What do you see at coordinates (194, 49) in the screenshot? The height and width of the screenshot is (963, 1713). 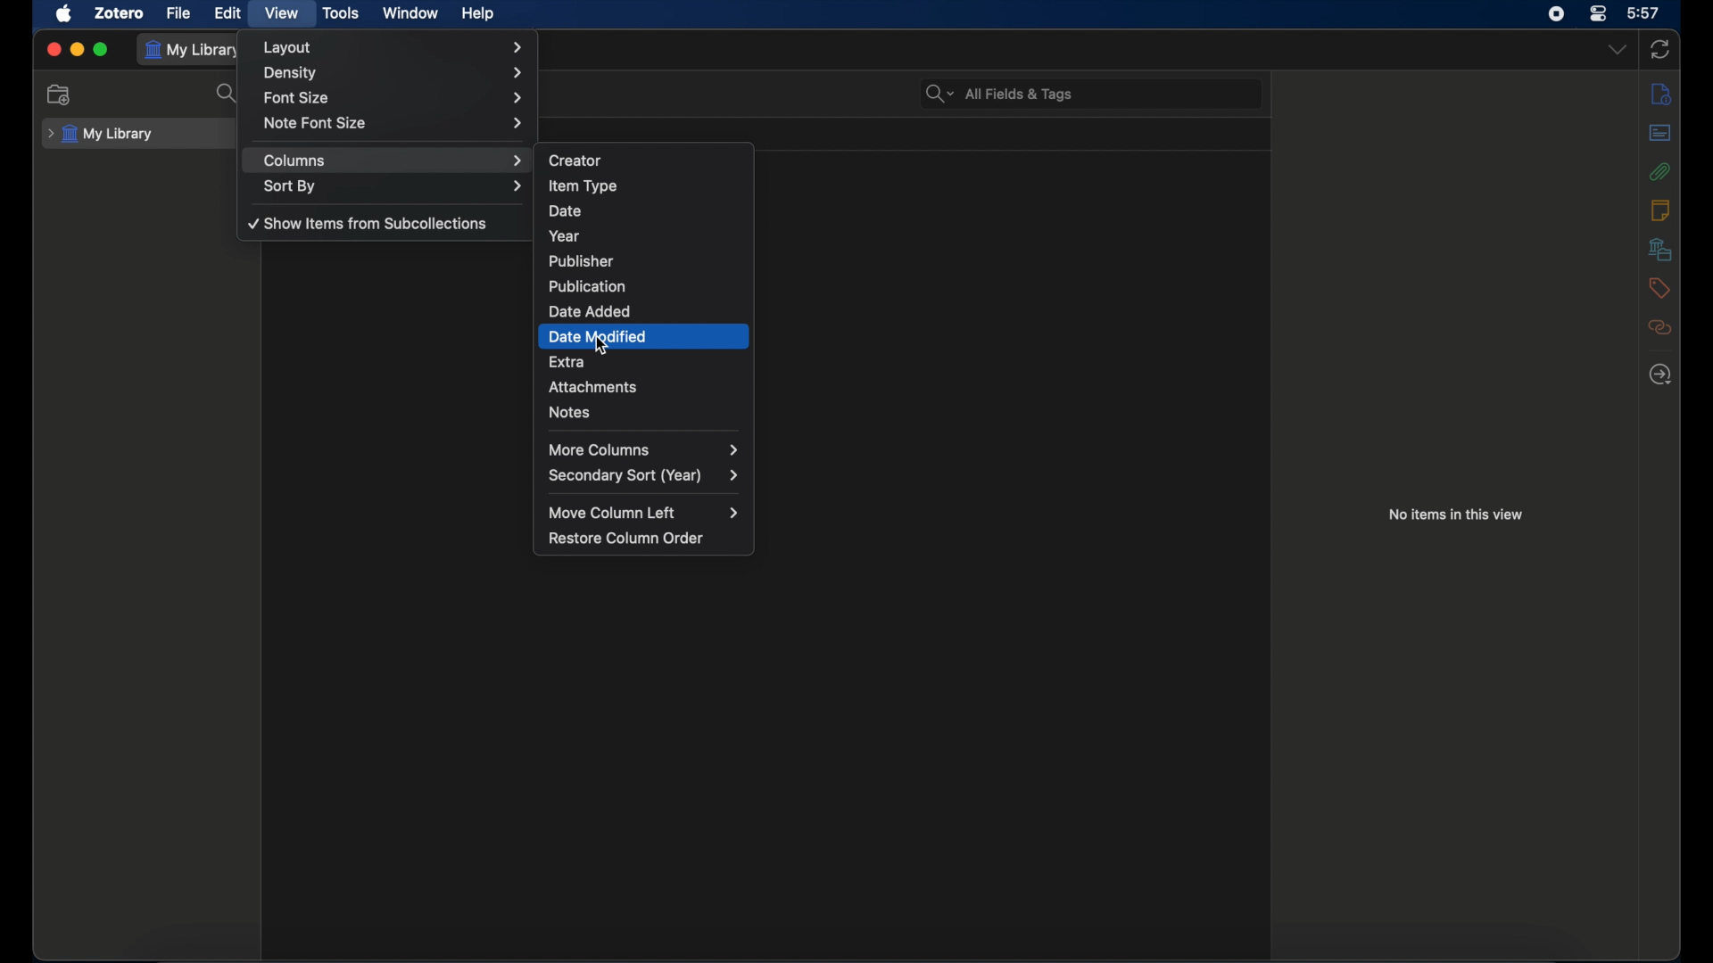 I see `my library` at bounding box center [194, 49].